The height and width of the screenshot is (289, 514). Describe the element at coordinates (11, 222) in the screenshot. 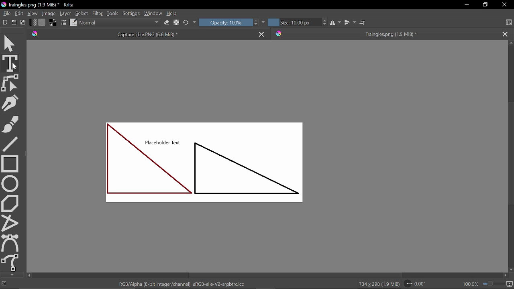

I see `polyline tool` at that location.